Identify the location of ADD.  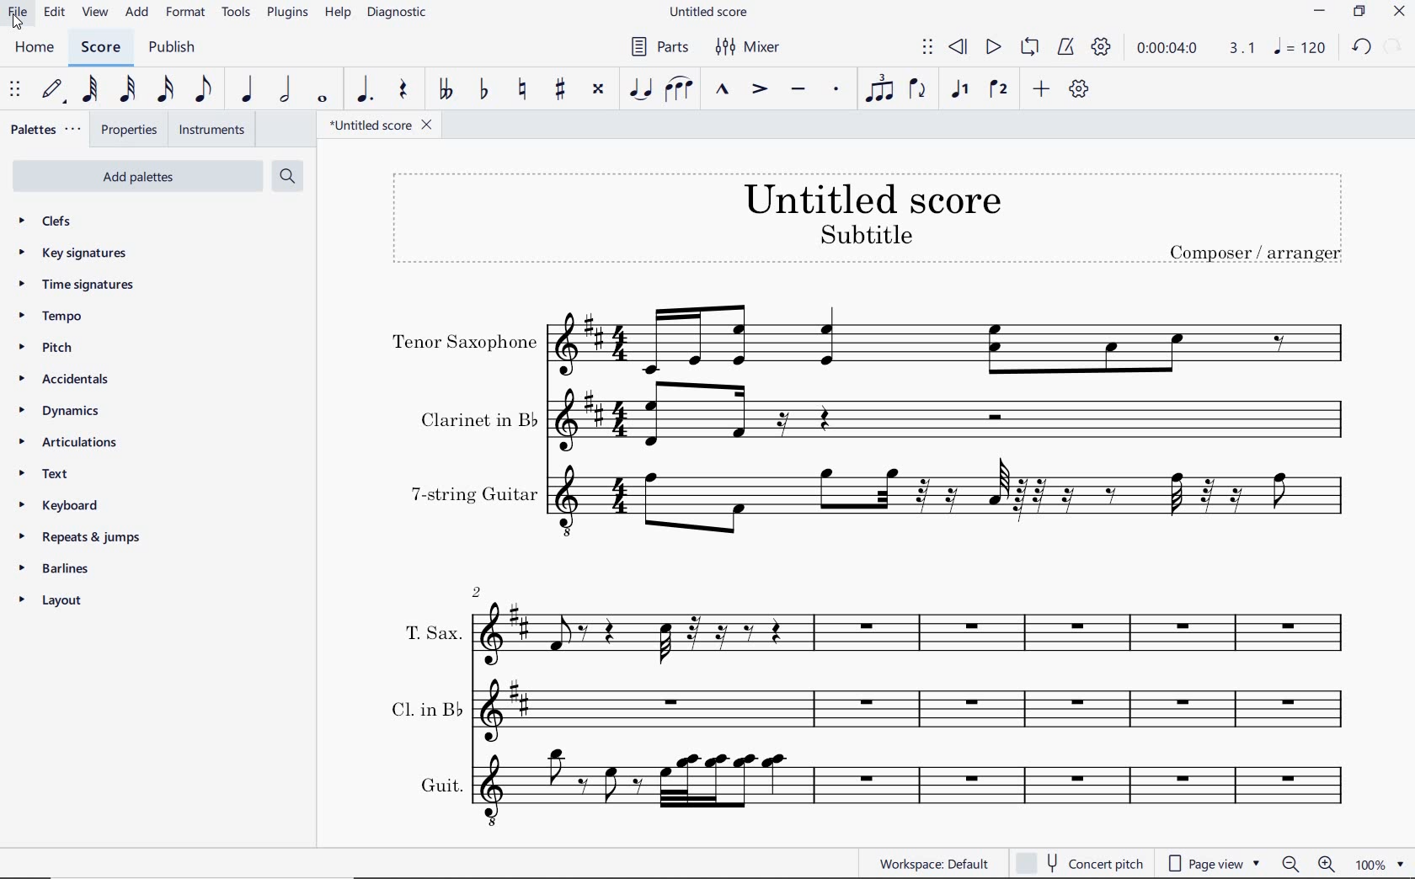
(138, 13).